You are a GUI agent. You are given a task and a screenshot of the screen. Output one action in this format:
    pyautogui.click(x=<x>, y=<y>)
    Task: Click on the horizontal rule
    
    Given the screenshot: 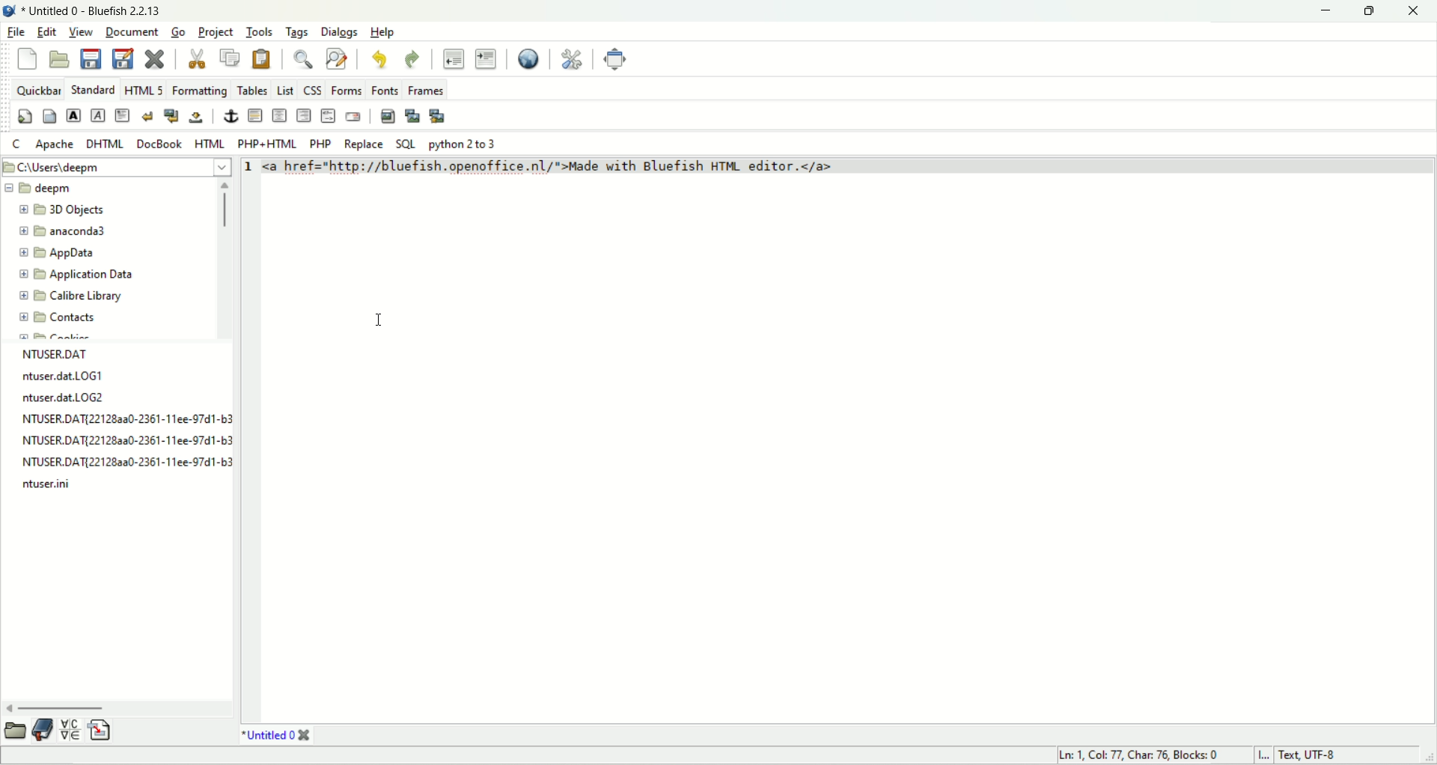 What is the action you would take?
    pyautogui.click(x=253, y=117)
    